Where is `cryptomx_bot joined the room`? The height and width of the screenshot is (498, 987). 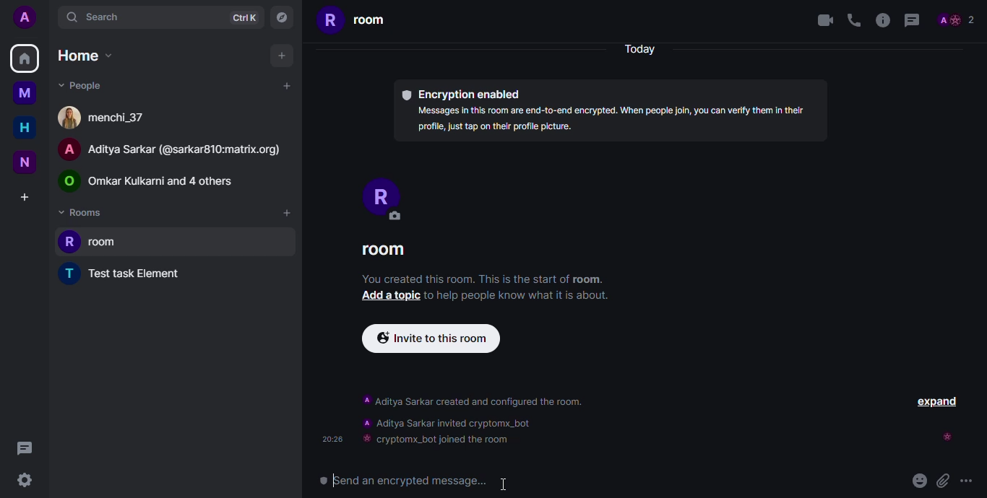
cryptomx_bot joined the room is located at coordinates (441, 440).